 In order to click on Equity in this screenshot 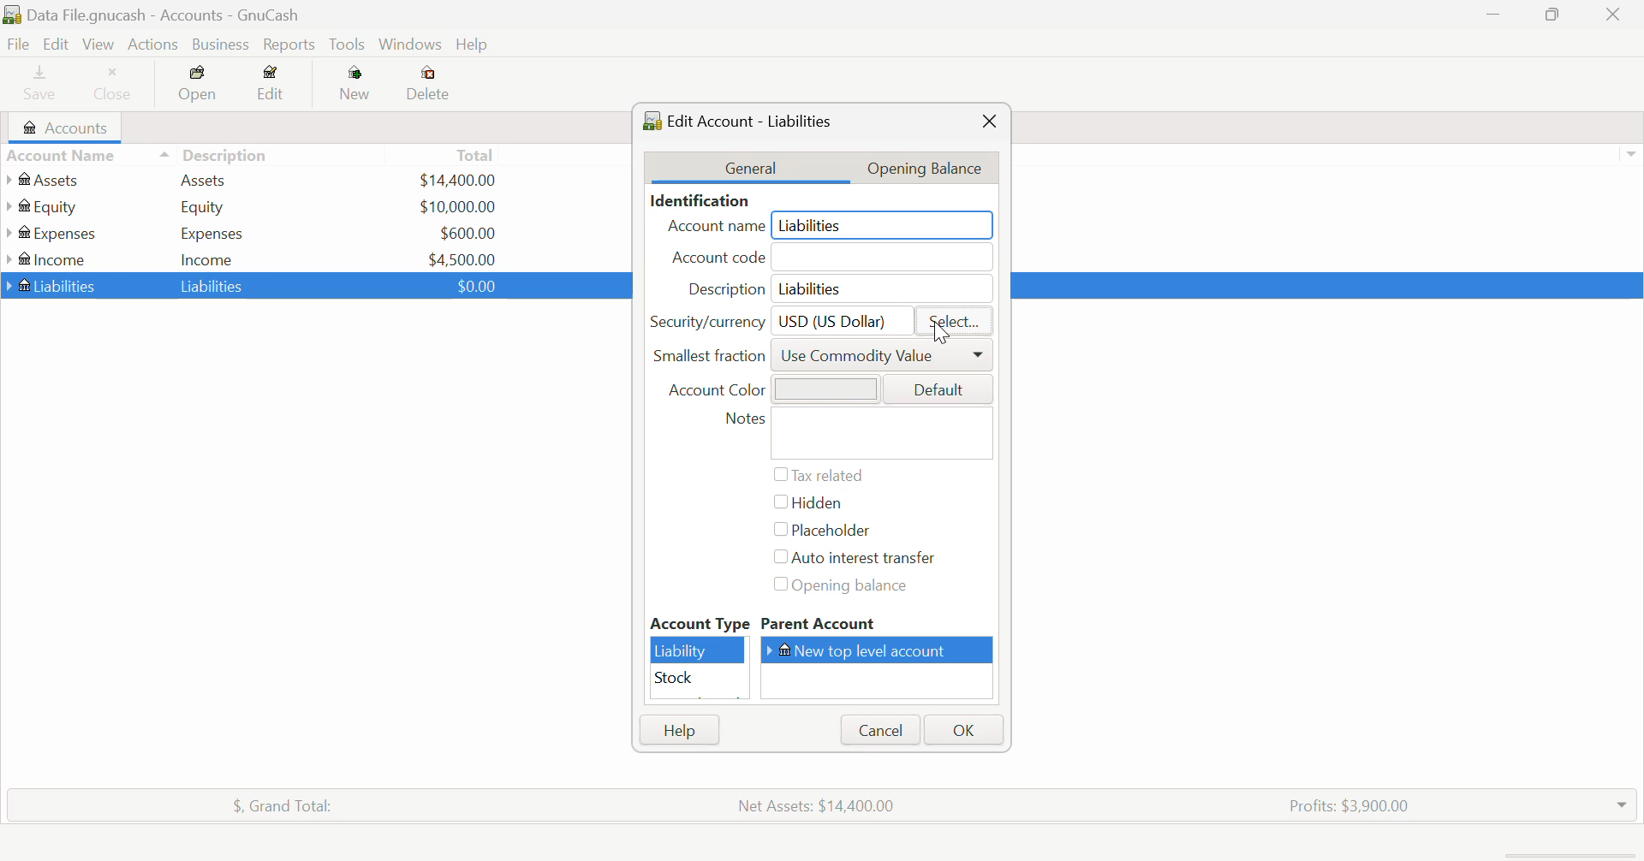, I will do `click(205, 206)`.